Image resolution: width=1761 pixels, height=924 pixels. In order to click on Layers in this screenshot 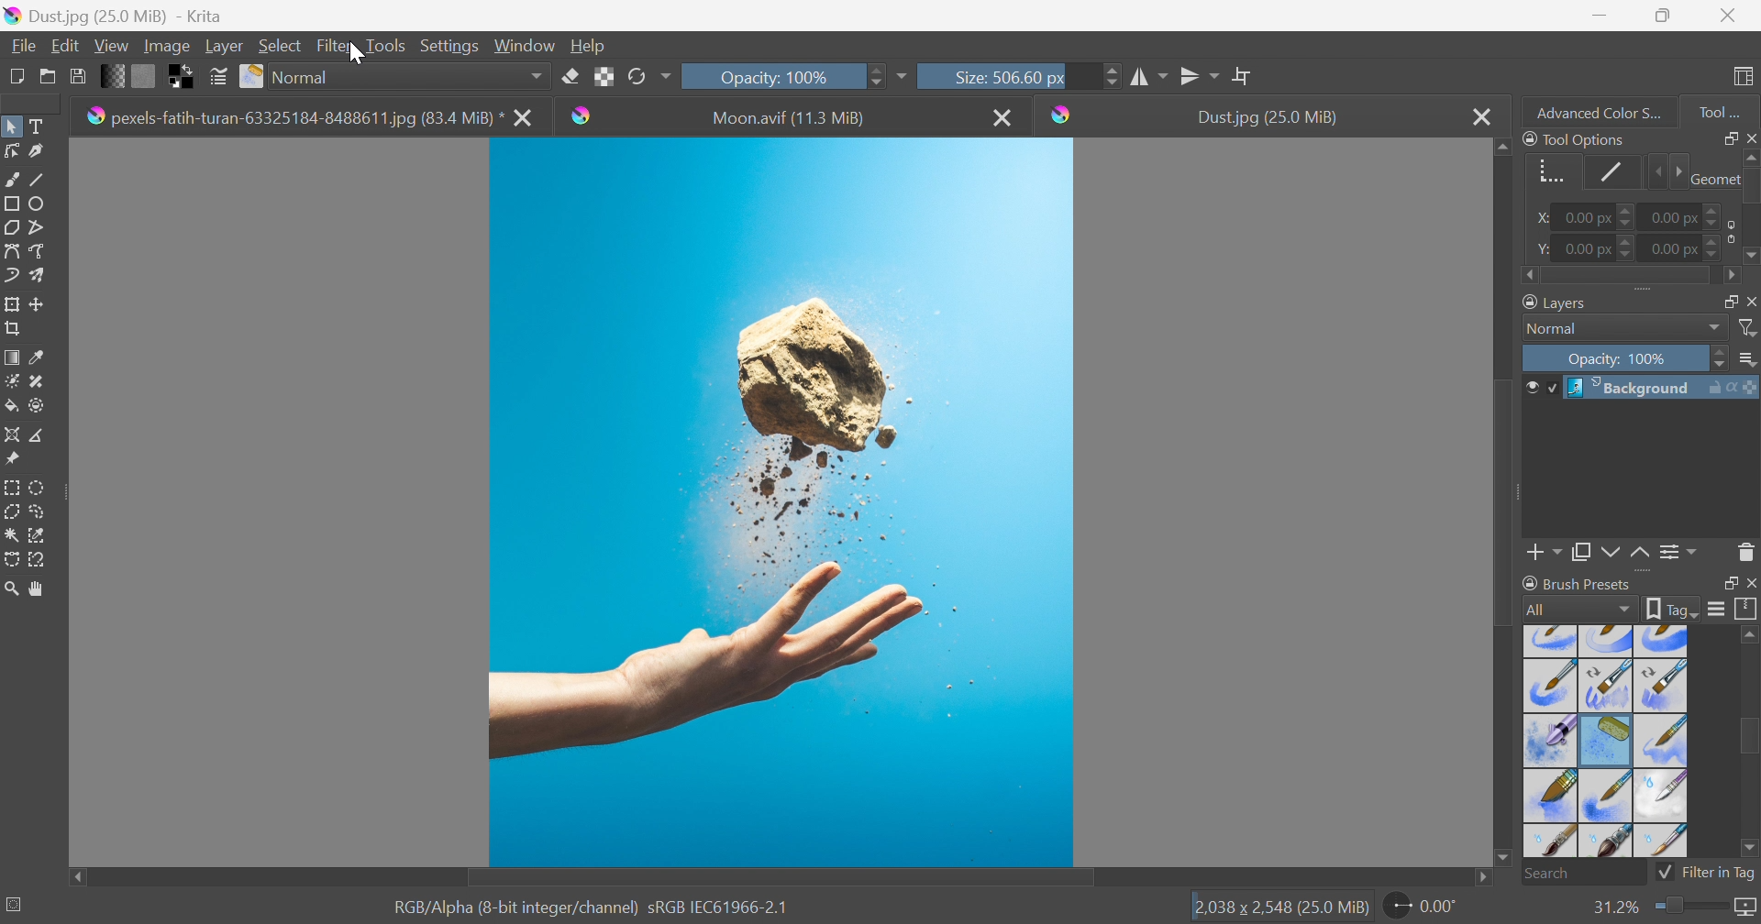, I will do `click(1557, 301)`.